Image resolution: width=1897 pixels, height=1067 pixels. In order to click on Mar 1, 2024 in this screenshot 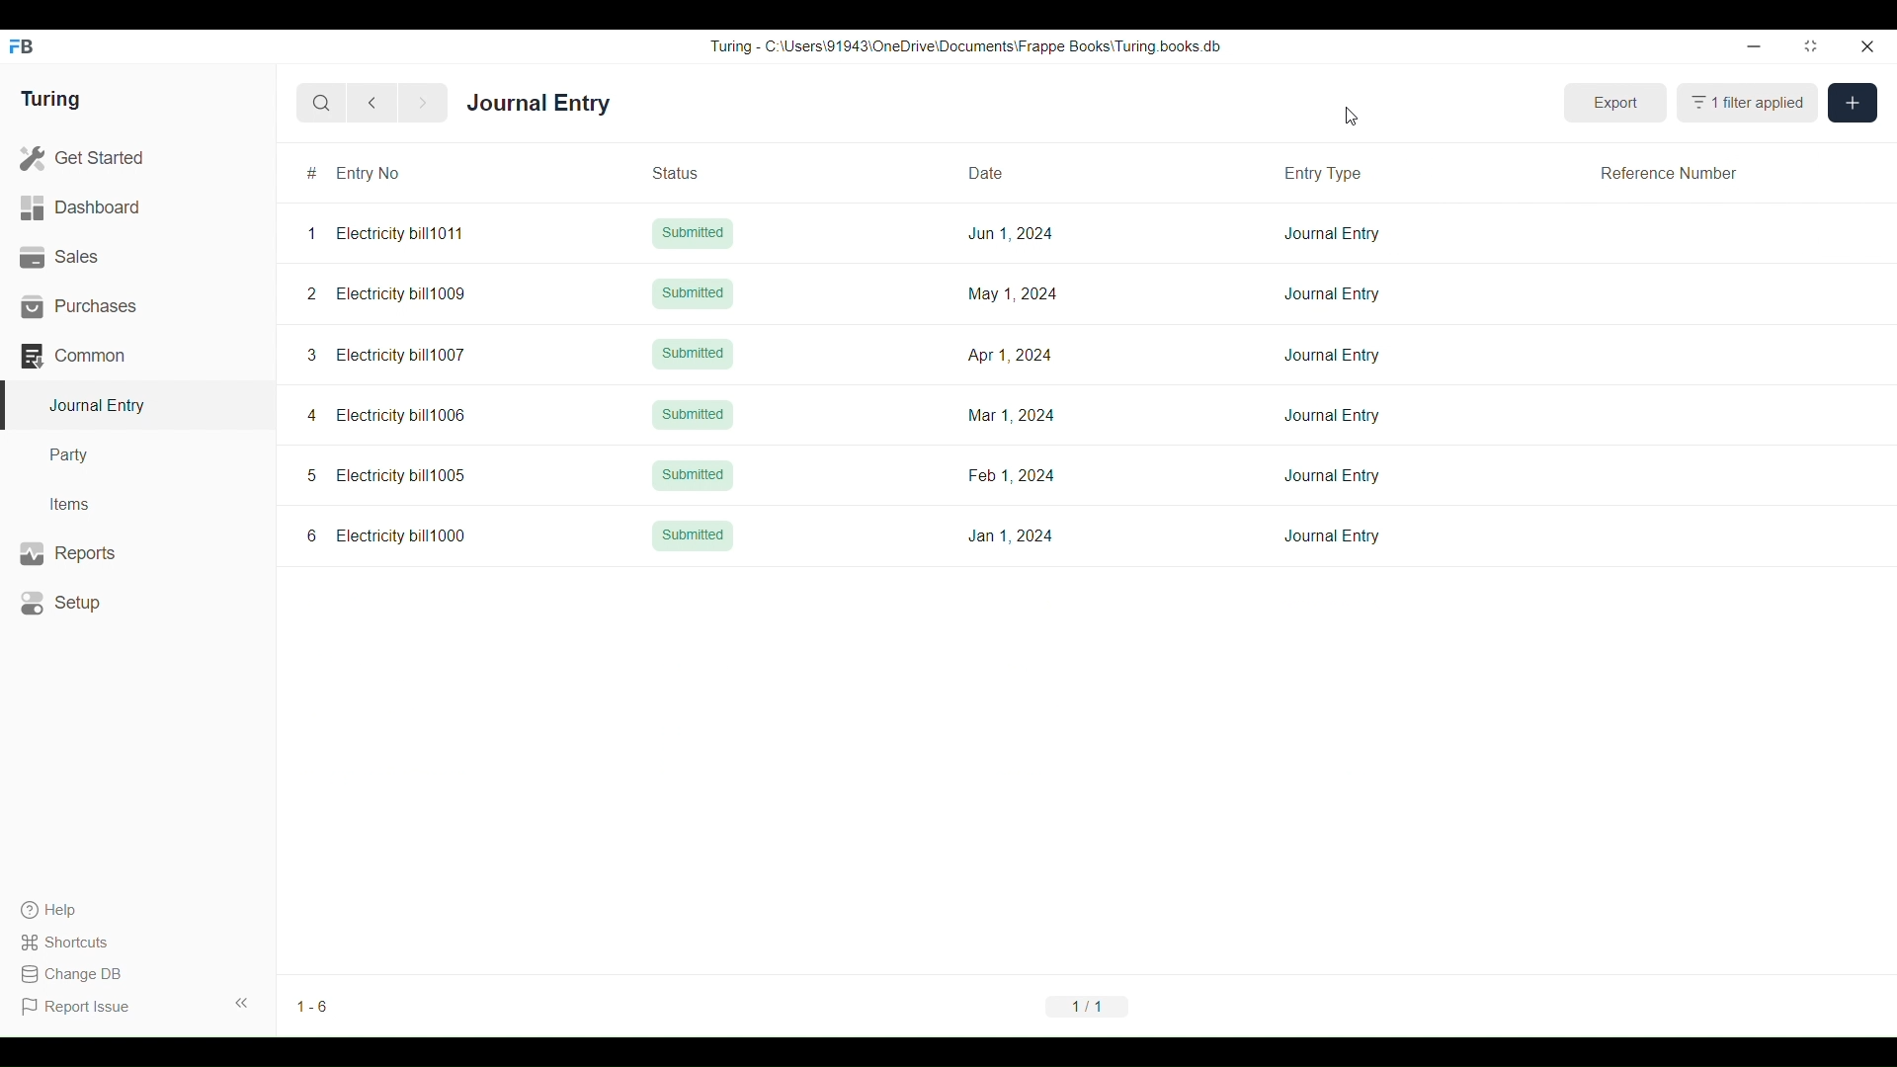, I will do `click(1012, 416)`.